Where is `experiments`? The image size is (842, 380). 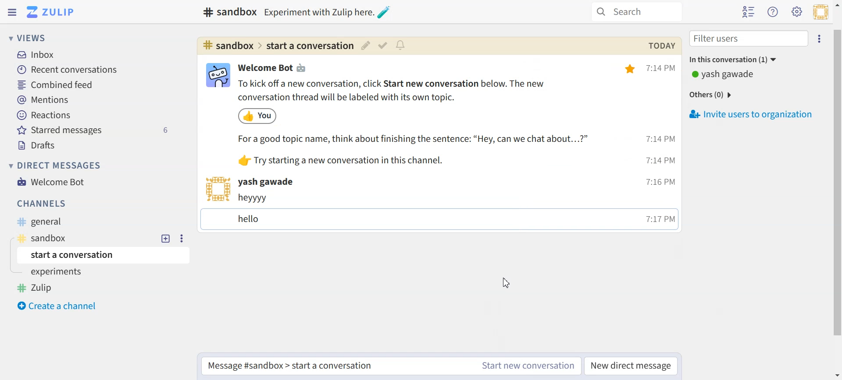 experiments is located at coordinates (59, 273).